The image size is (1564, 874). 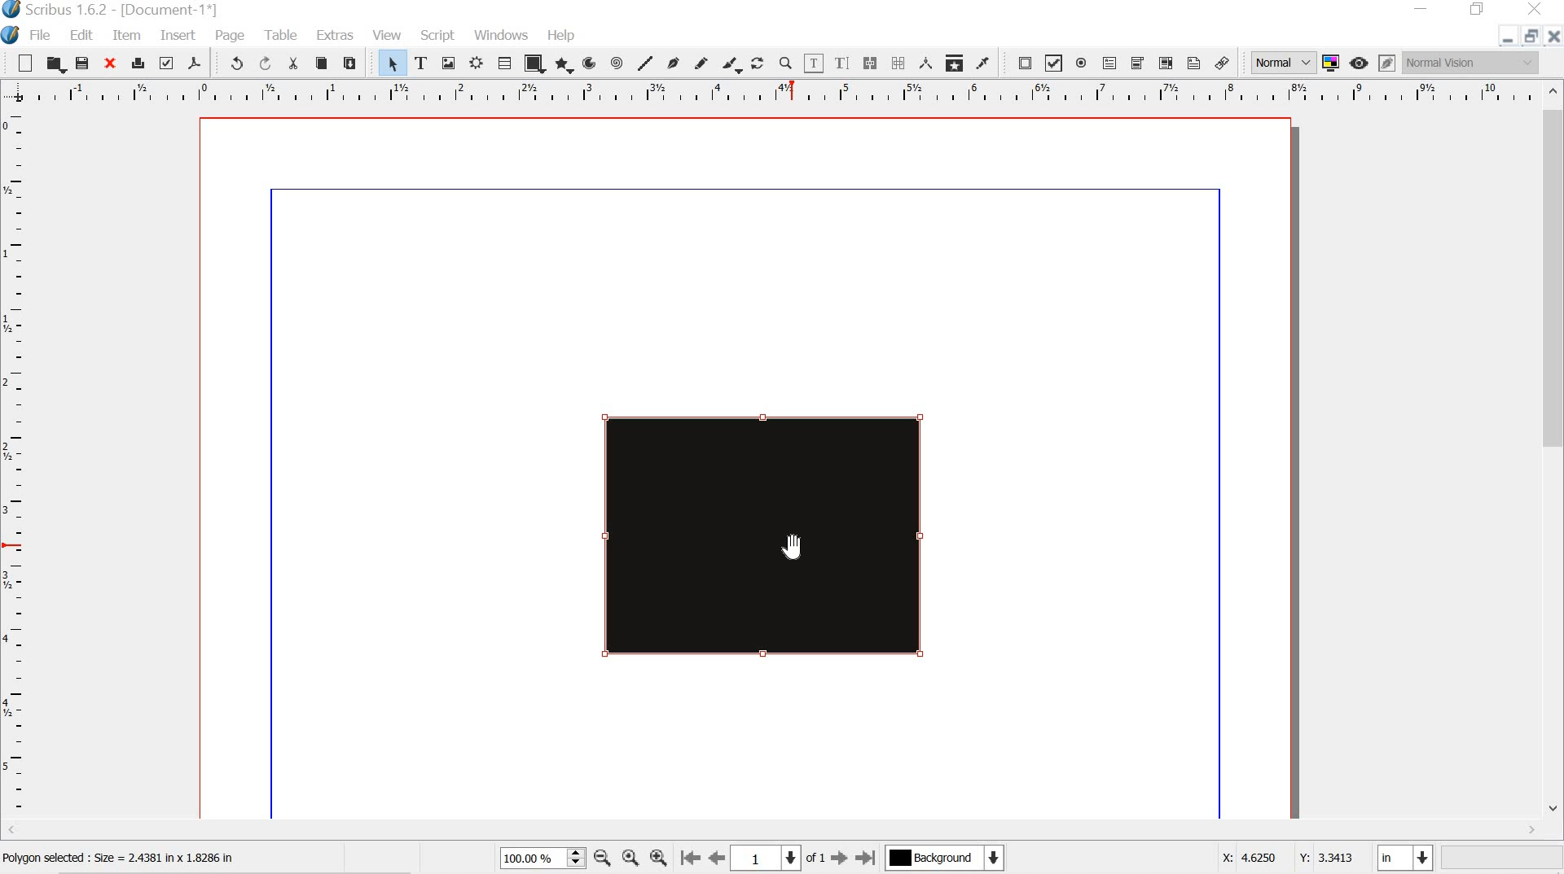 What do you see at coordinates (226, 33) in the screenshot?
I see `page` at bounding box center [226, 33].